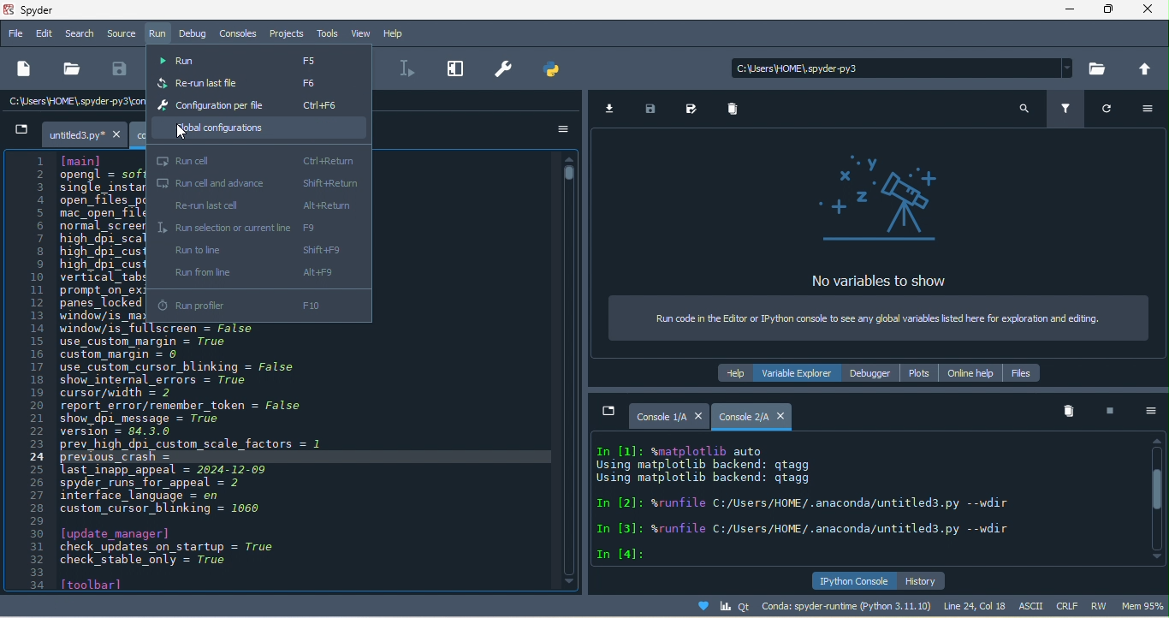 This screenshot has width=1169, height=618. I want to click on console 2/a, so click(751, 416).